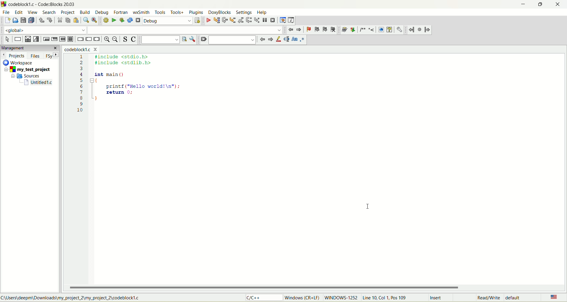 The width and height of the screenshot is (567, 302). I want to click on prev bookmark, so click(316, 29).